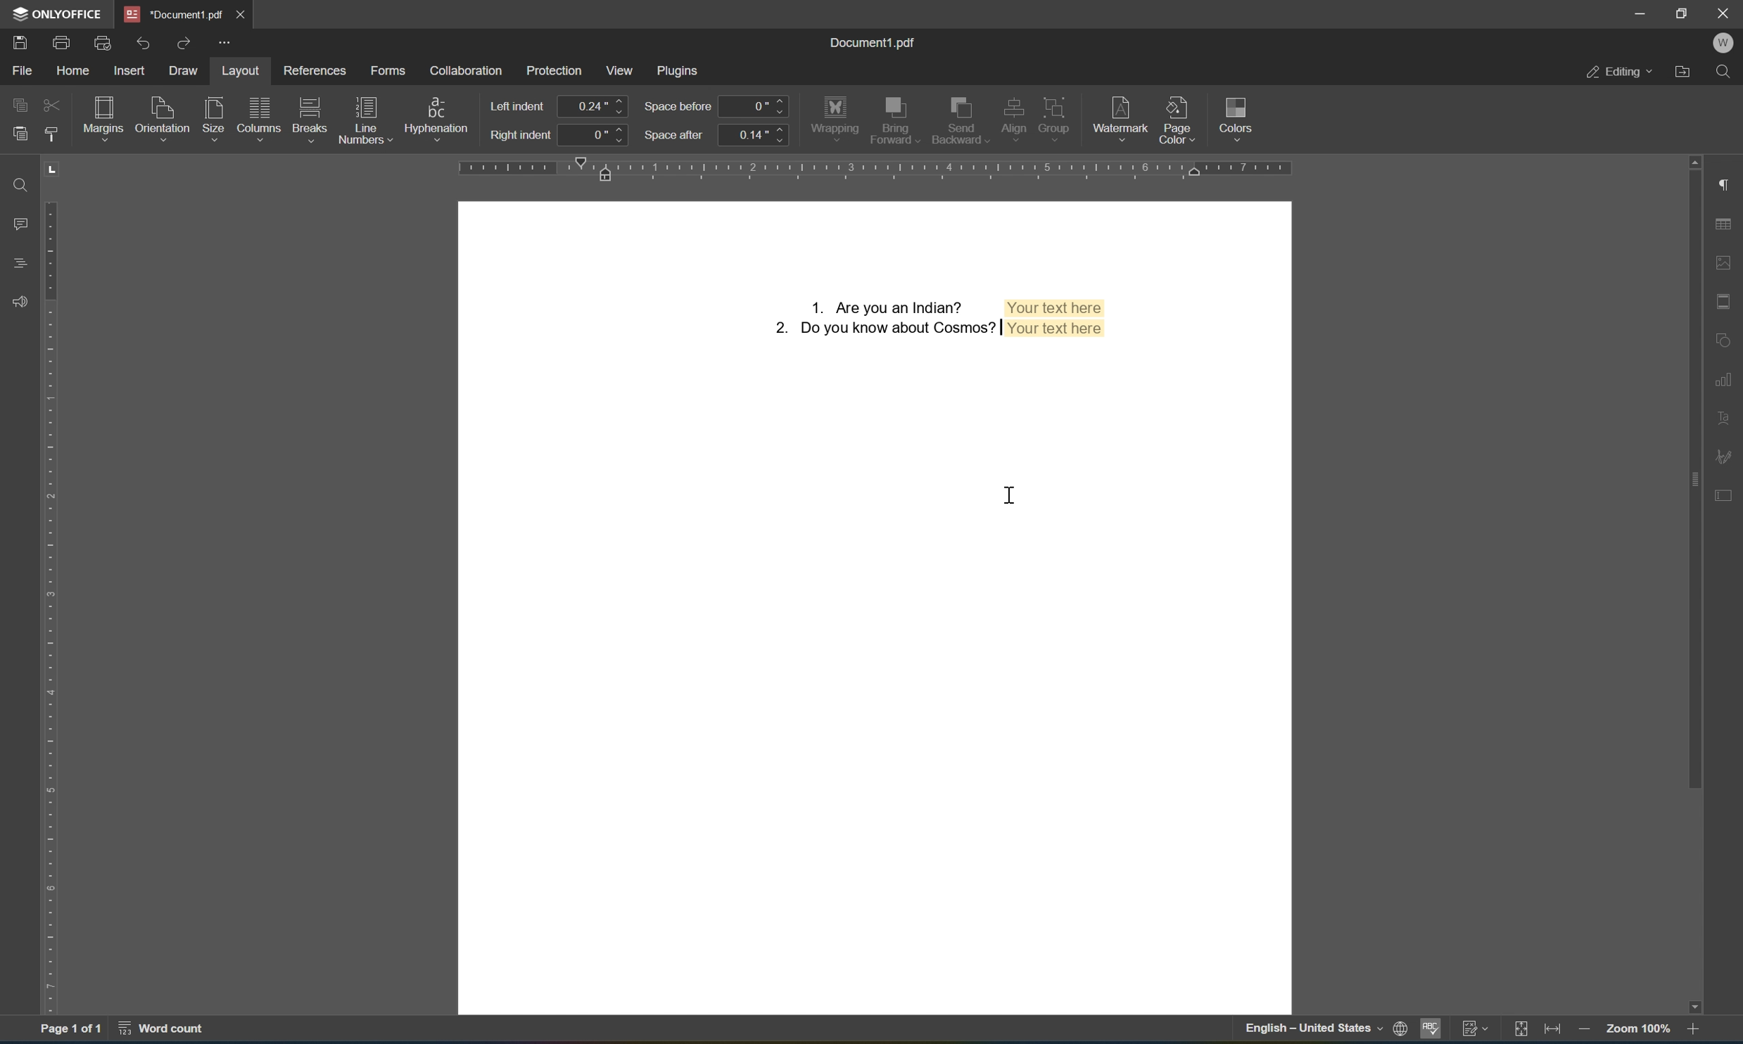 The height and width of the screenshot is (1044, 1743). Describe the element at coordinates (259, 117) in the screenshot. I see `columns` at that location.